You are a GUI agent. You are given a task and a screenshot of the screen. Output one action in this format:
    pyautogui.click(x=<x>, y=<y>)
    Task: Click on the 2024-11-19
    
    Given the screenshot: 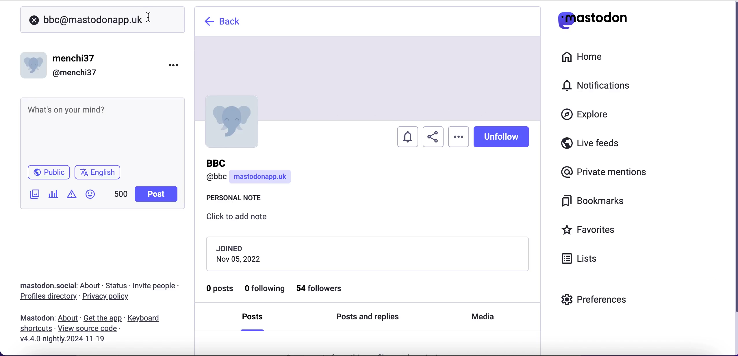 What is the action you would take?
    pyautogui.click(x=67, y=338)
    